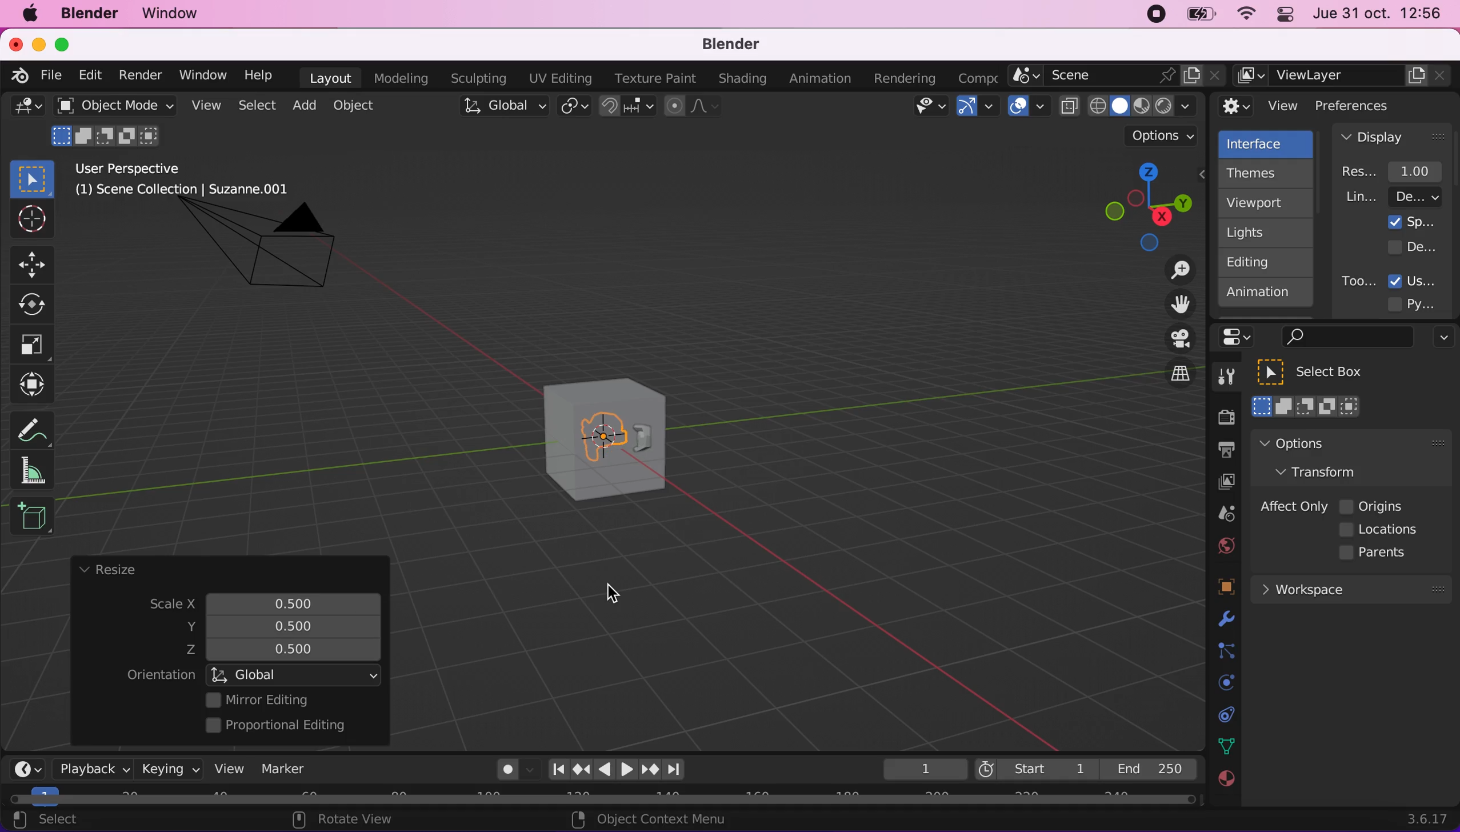  What do you see at coordinates (743, 79) in the screenshot?
I see `shading` at bounding box center [743, 79].